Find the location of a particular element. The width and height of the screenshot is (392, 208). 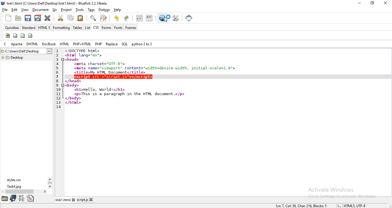

standard is located at coordinates (28, 27).